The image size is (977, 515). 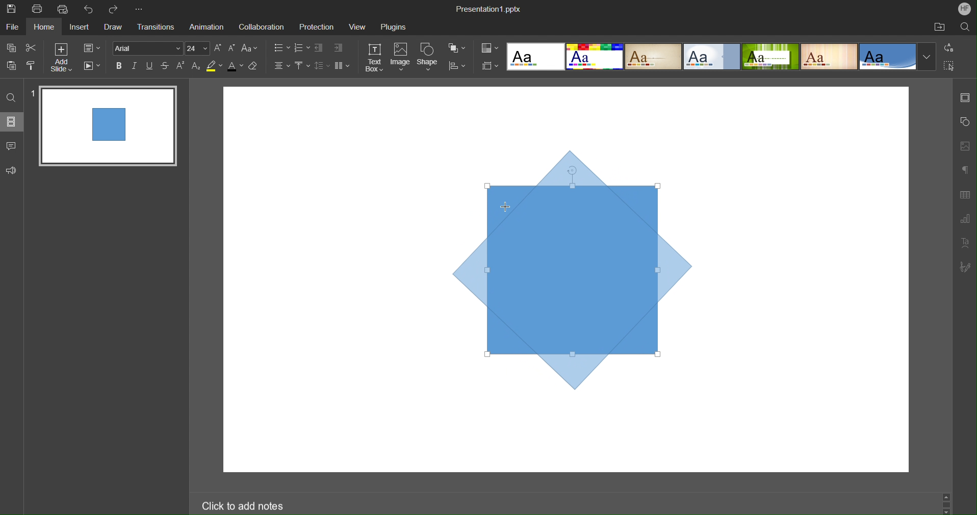 I want to click on Text Color, so click(x=235, y=66).